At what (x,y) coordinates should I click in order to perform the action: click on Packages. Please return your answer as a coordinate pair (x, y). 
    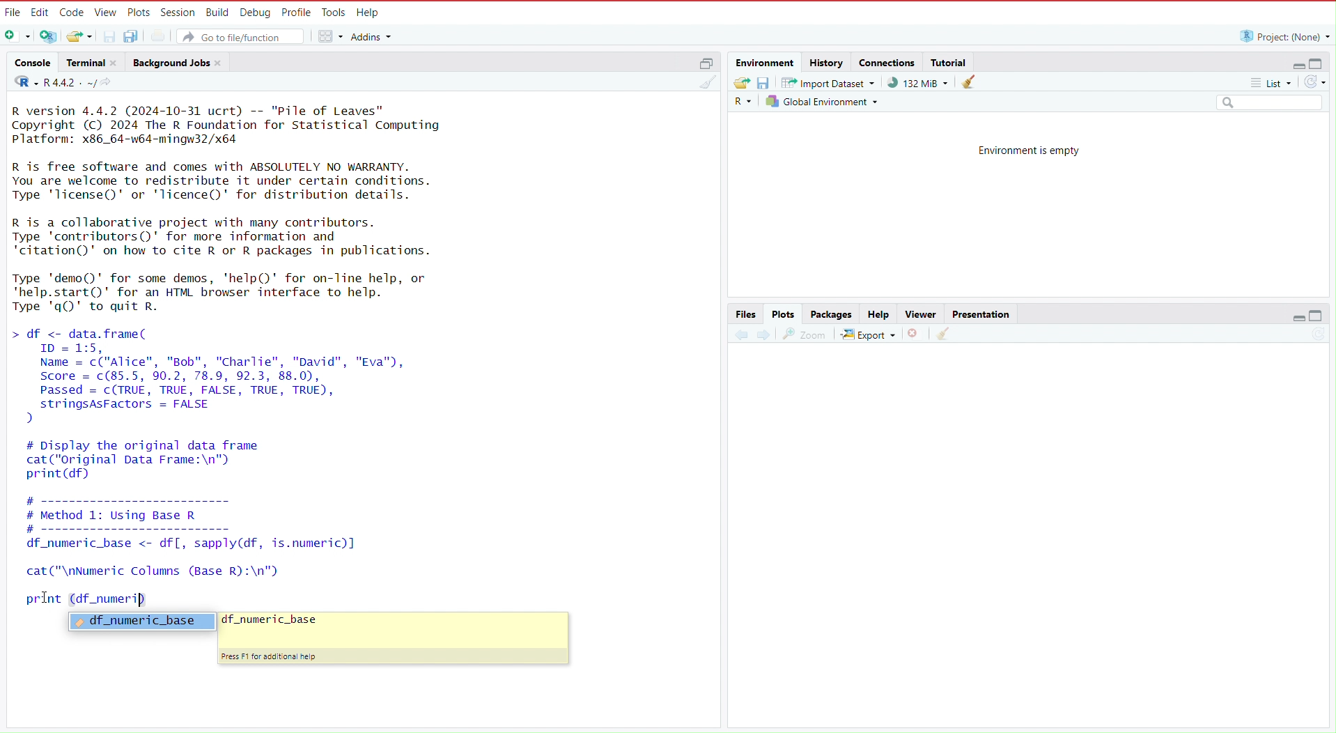
    Looking at the image, I should click on (830, 313).